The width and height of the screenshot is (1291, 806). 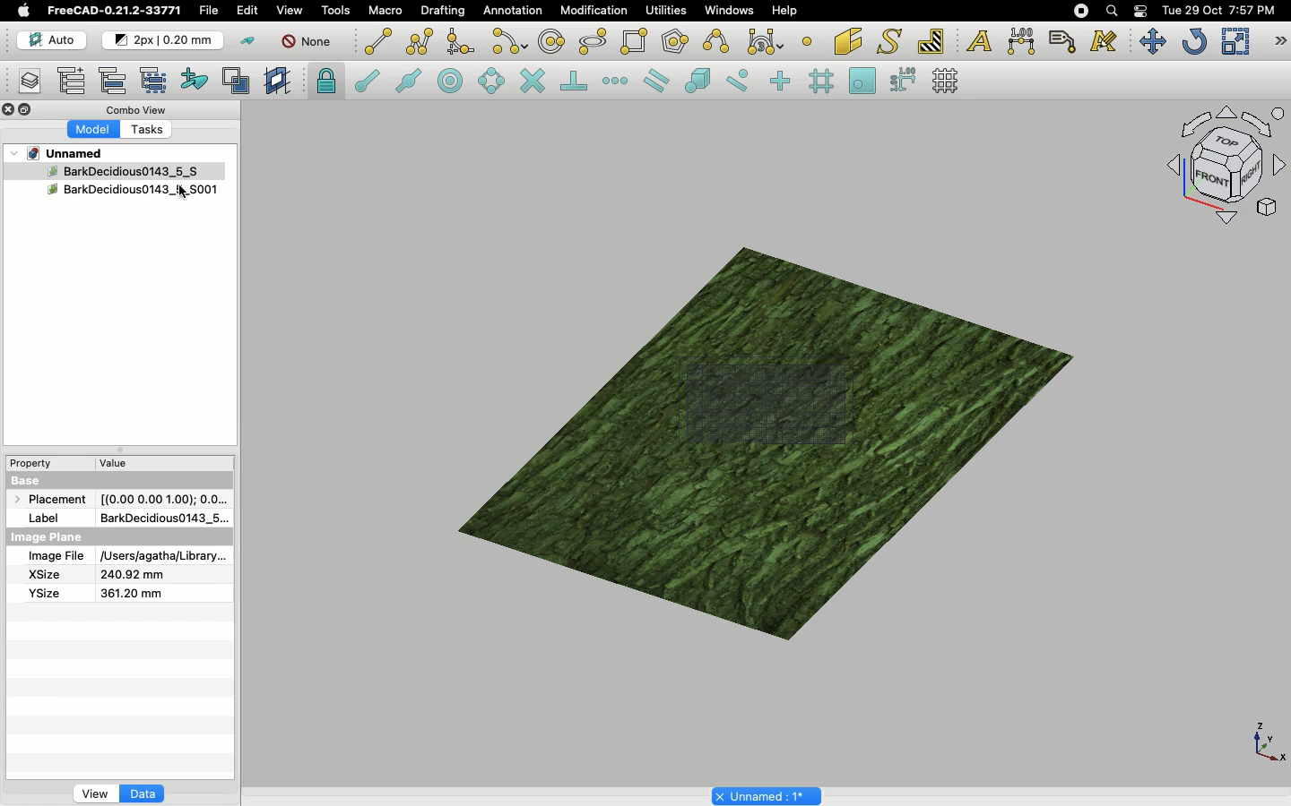 What do you see at coordinates (129, 593) in the screenshot?
I see `361.20 mm` at bounding box center [129, 593].